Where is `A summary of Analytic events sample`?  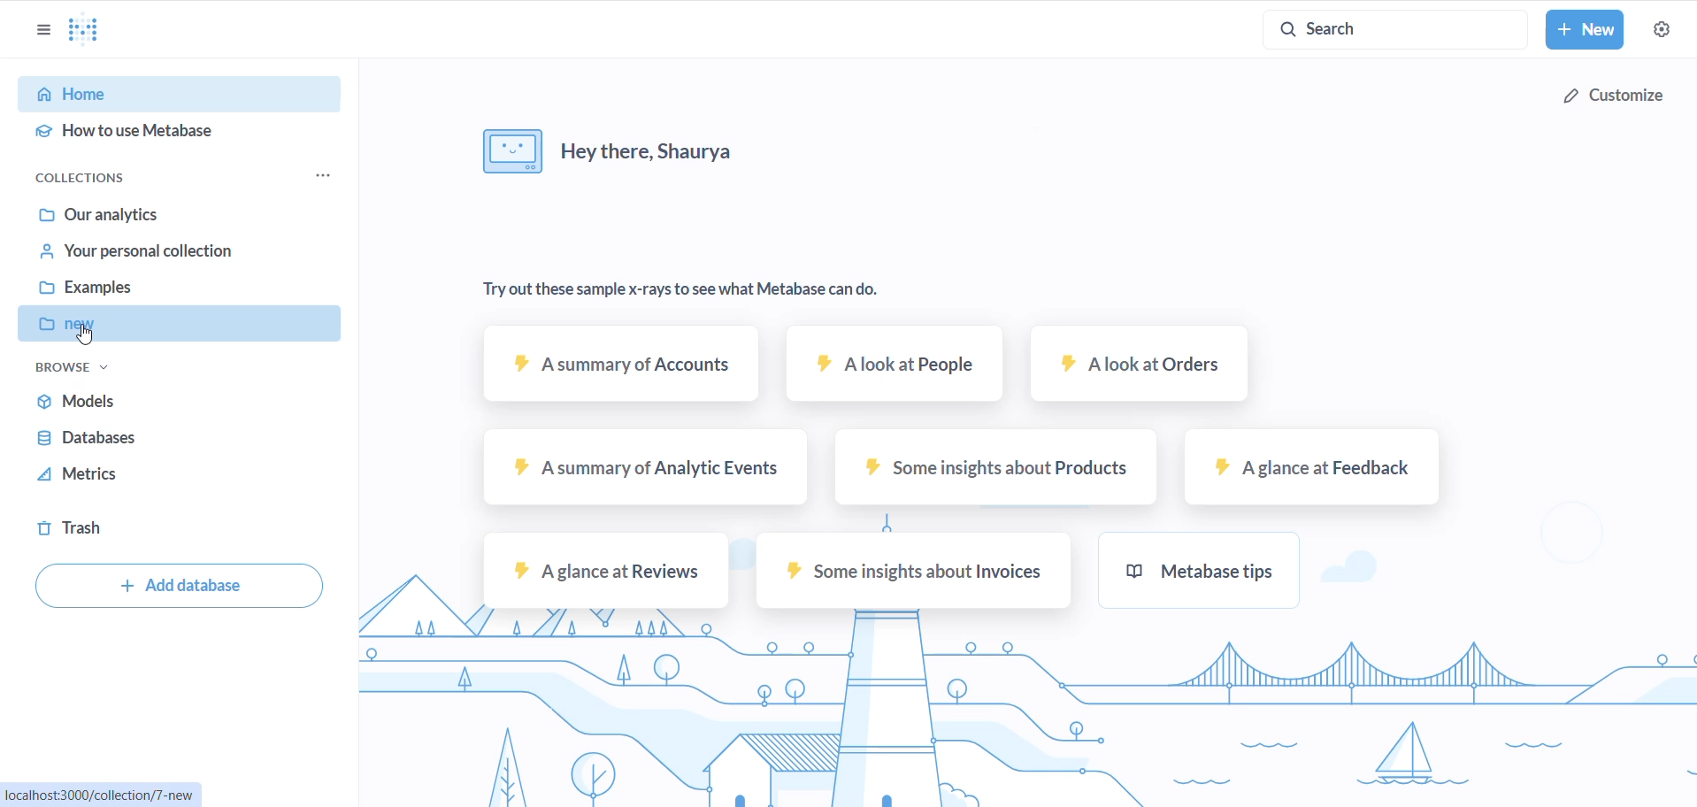
A summary of Analytic events sample is located at coordinates (639, 476).